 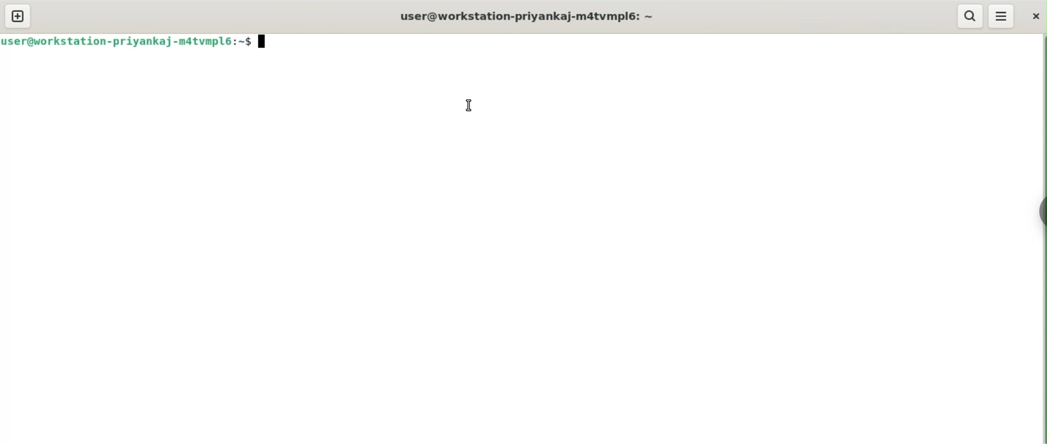 I want to click on new tab, so click(x=19, y=15).